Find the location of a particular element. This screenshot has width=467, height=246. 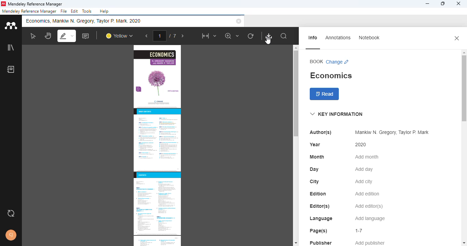

month is located at coordinates (317, 157).